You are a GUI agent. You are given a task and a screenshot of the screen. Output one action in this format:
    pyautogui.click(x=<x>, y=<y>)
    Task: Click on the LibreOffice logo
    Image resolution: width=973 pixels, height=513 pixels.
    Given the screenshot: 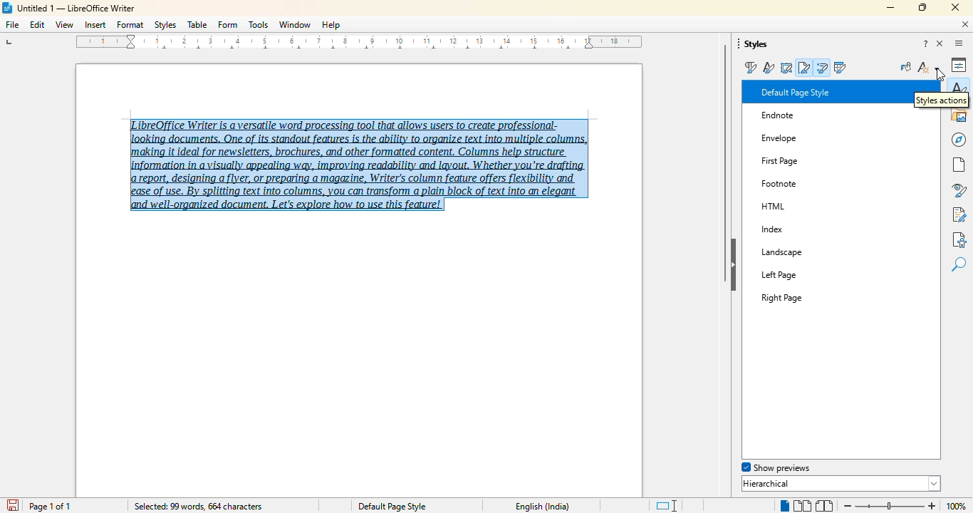 What is the action you would take?
    pyautogui.click(x=9, y=7)
    